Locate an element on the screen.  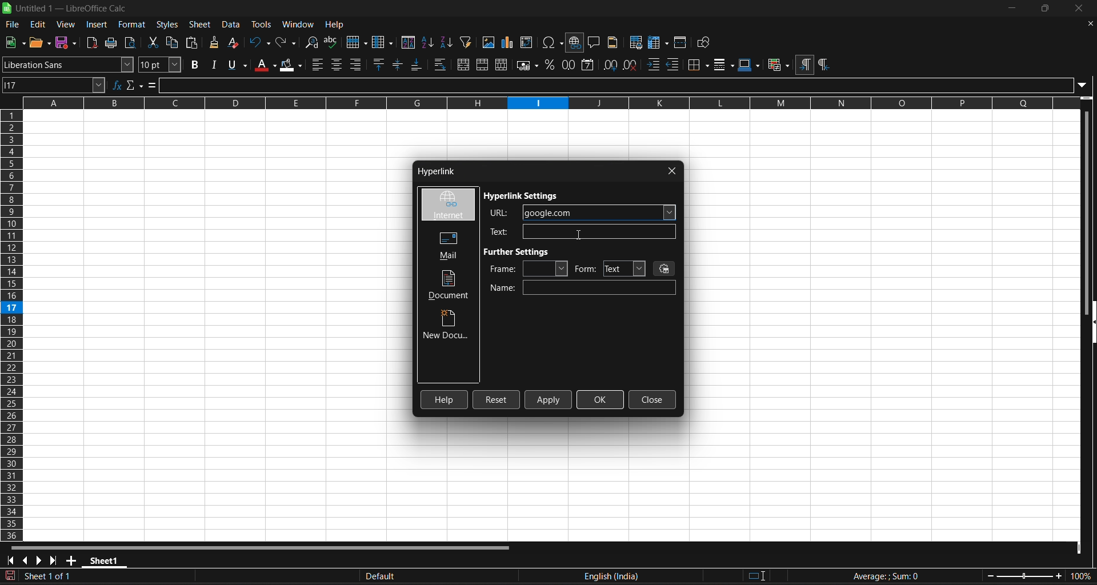
insert hyperlink is located at coordinates (575, 43).